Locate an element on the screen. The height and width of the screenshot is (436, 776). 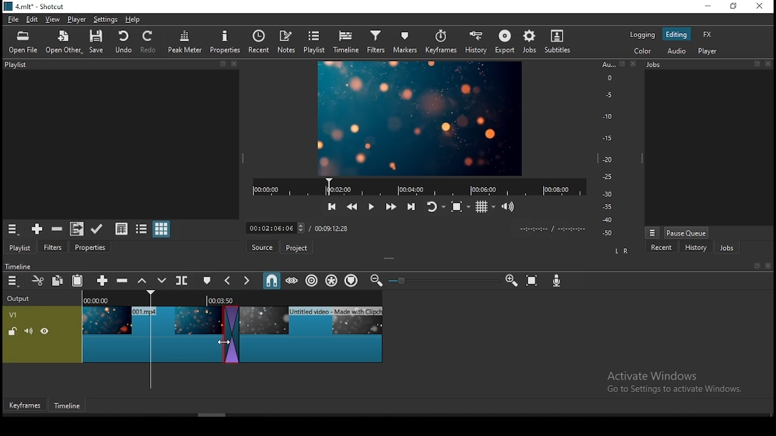
play/pause is located at coordinates (372, 205).